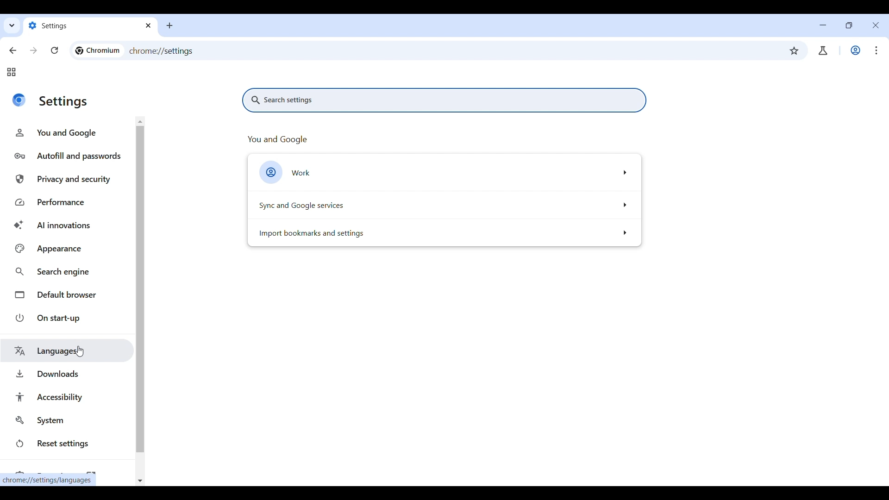 The width and height of the screenshot is (889, 500). What do you see at coordinates (11, 72) in the screenshot?
I see `Tab groups` at bounding box center [11, 72].